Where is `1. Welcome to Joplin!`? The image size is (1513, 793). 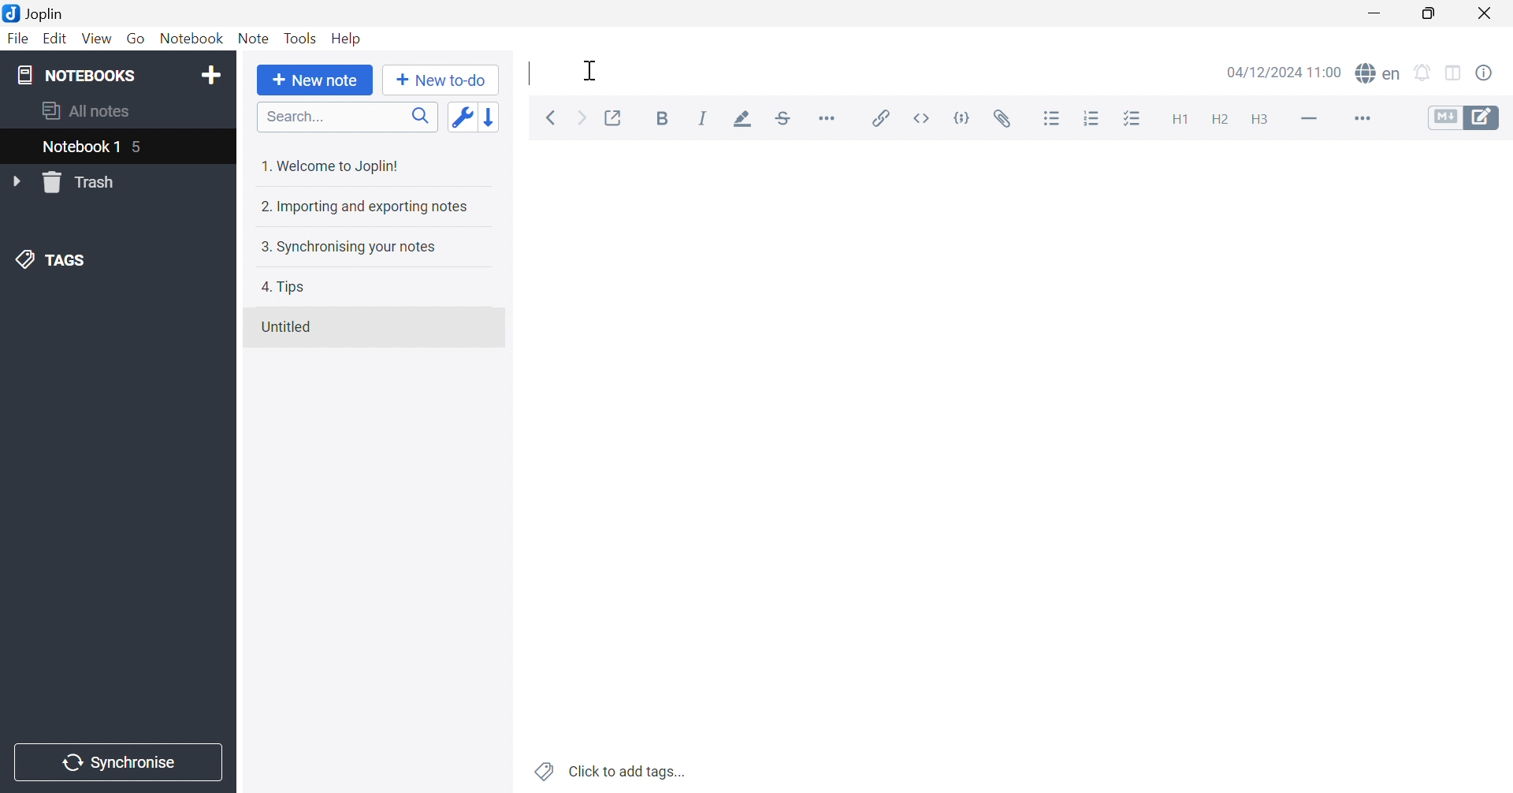
1. Welcome to Joplin! is located at coordinates (336, 163).